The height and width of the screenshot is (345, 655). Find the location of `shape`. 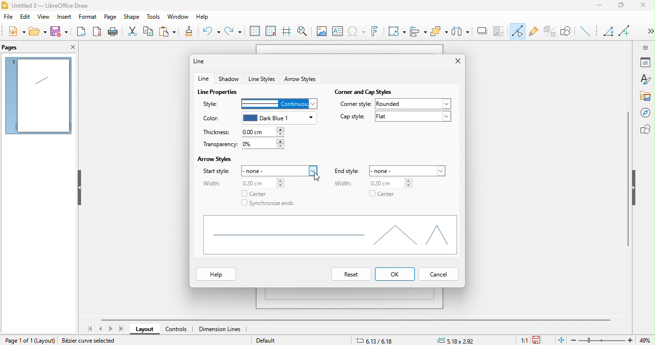

shape is located at coordinates (132, 17).